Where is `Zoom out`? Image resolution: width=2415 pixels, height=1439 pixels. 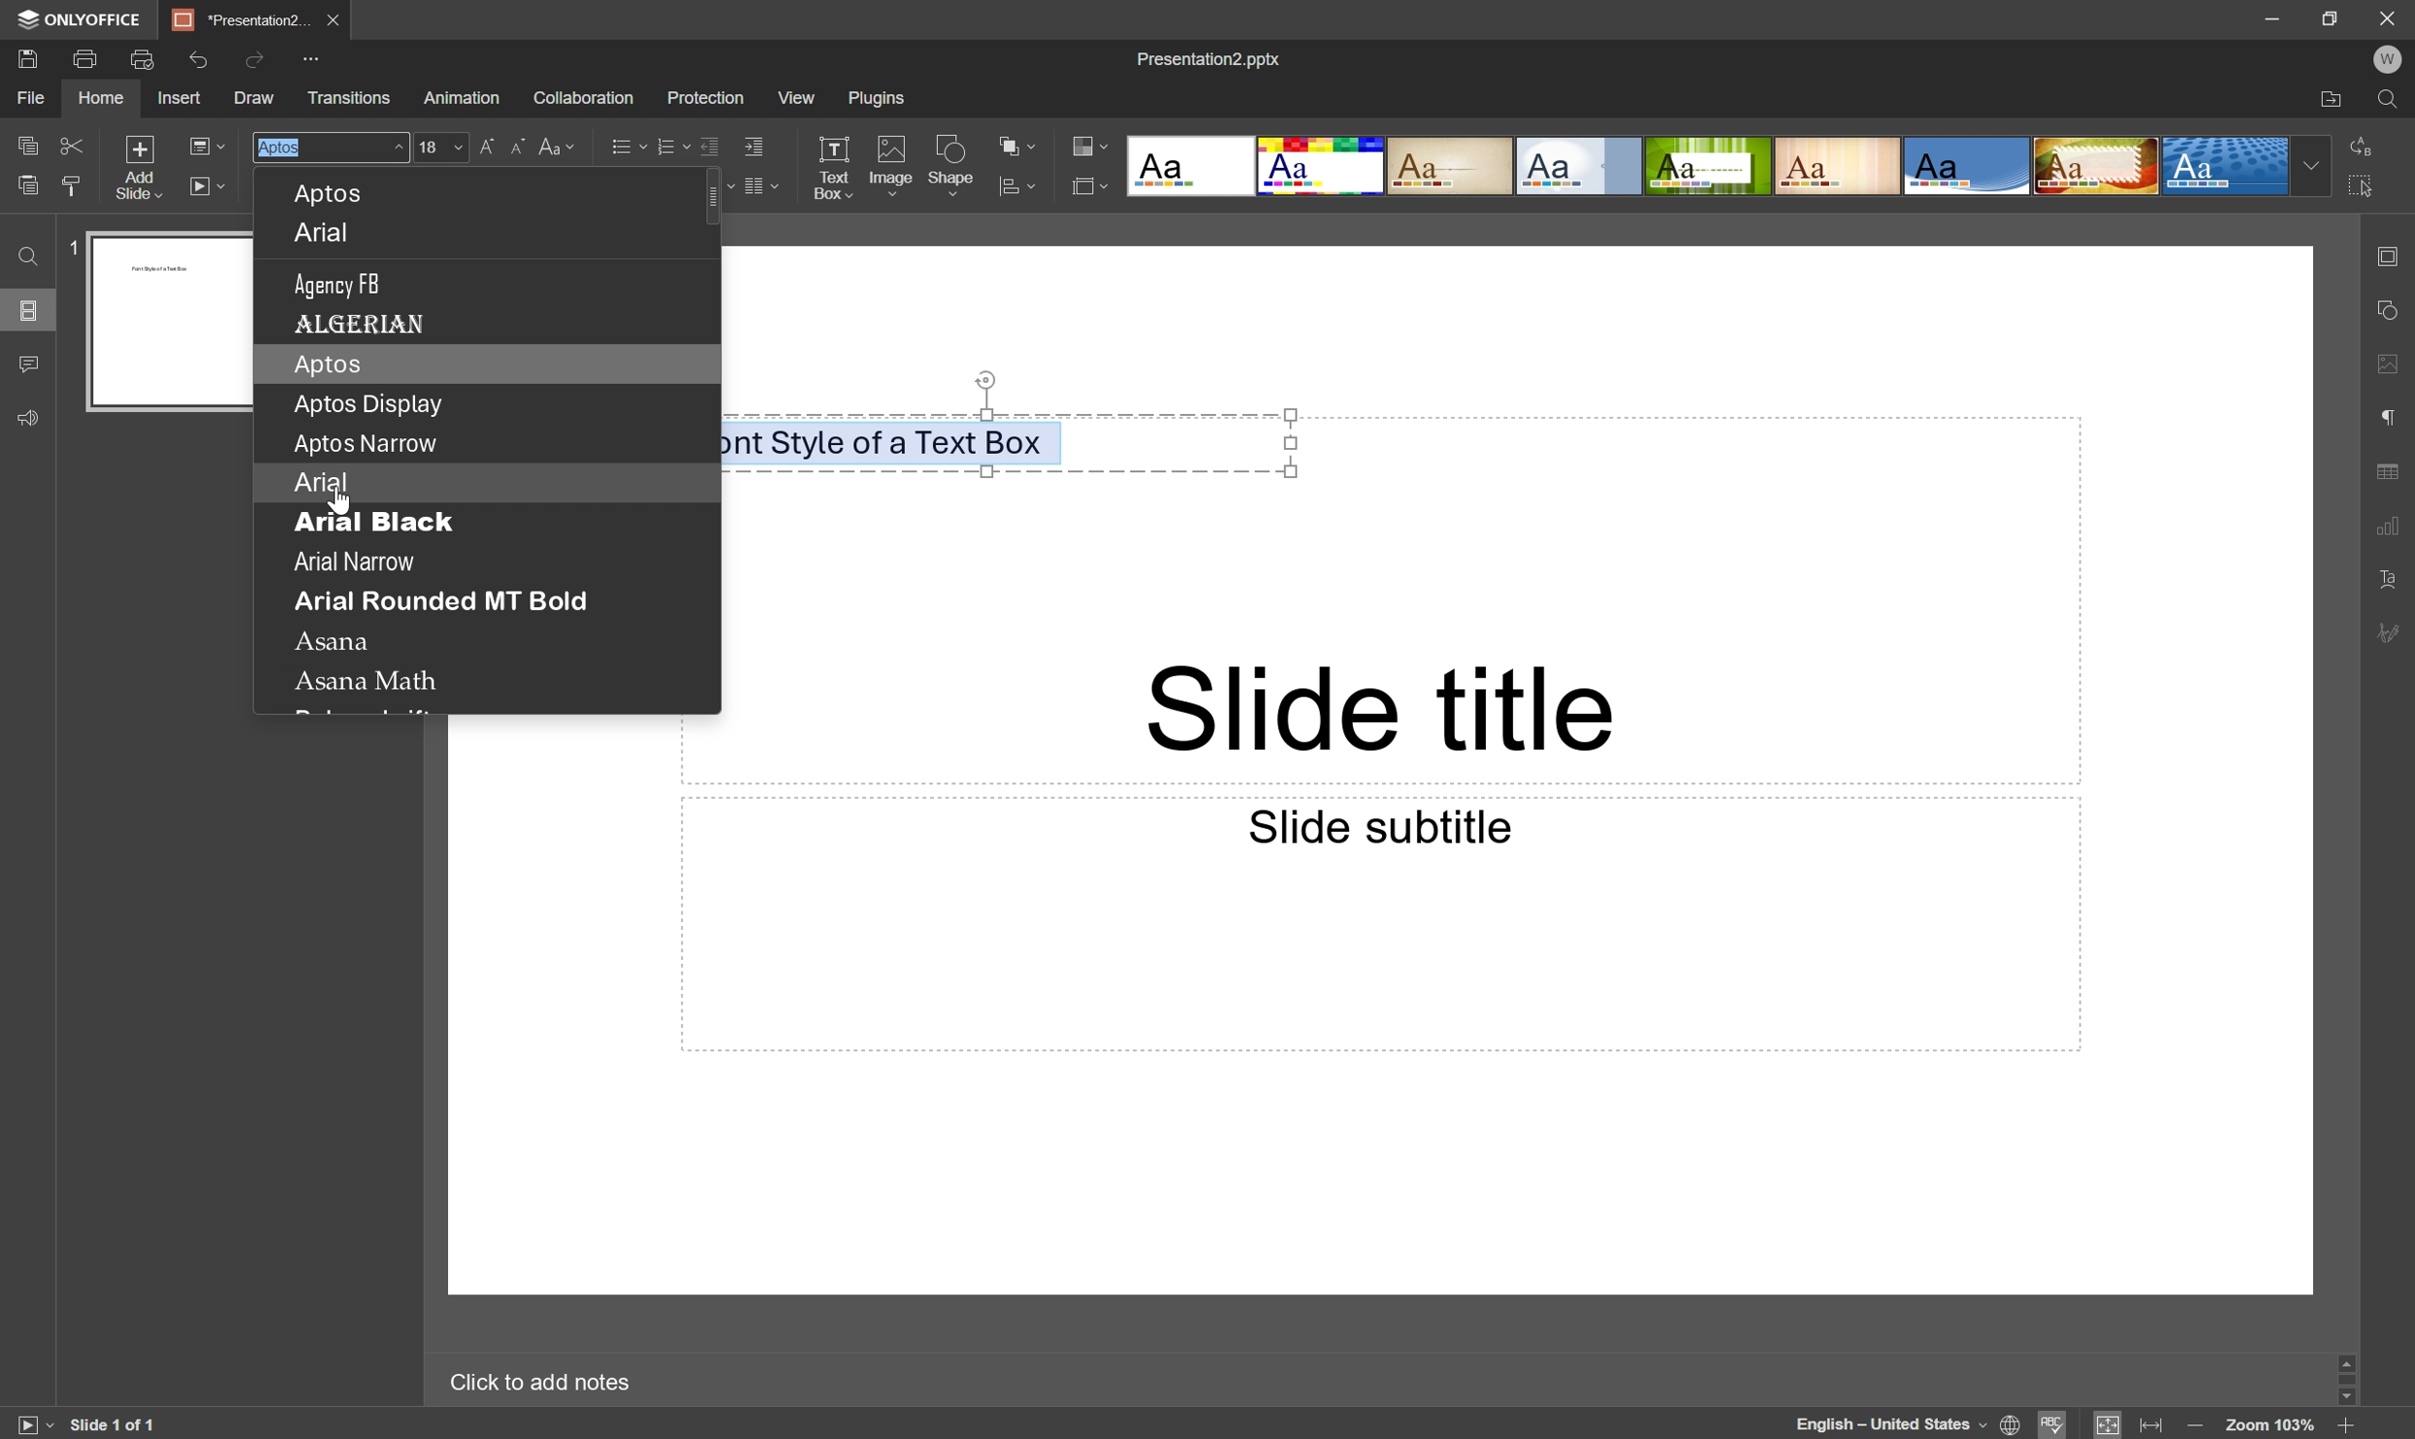 Zoom out is located at coordinates (2193, 1425).